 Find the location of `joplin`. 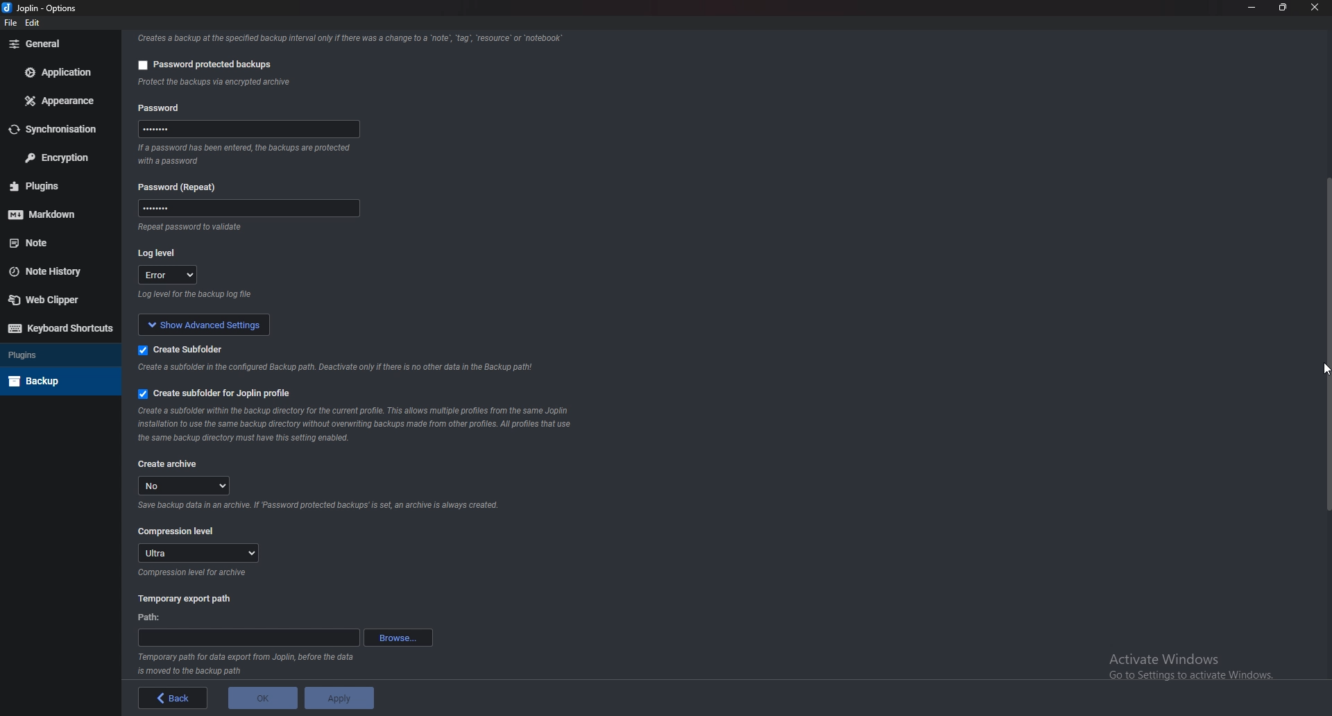

joplin is located at coordinates (24, 9).